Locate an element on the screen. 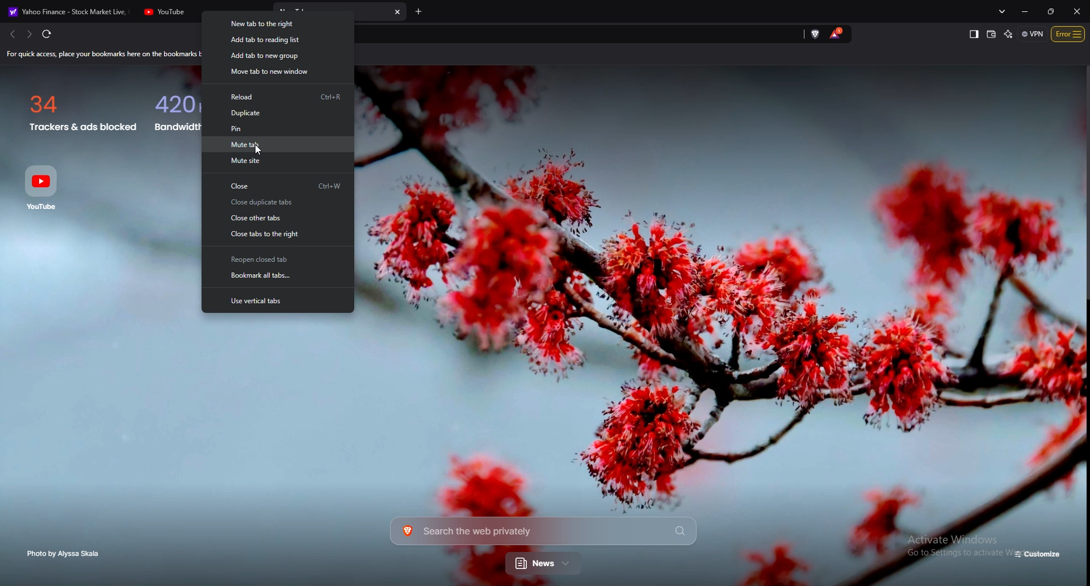 The image size is (1090, 586). duplicate is located at coordinates (279, 113).